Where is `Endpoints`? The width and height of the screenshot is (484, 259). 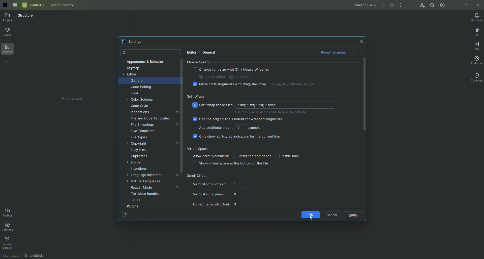 Endpoints is located at coordinates (476, 60).